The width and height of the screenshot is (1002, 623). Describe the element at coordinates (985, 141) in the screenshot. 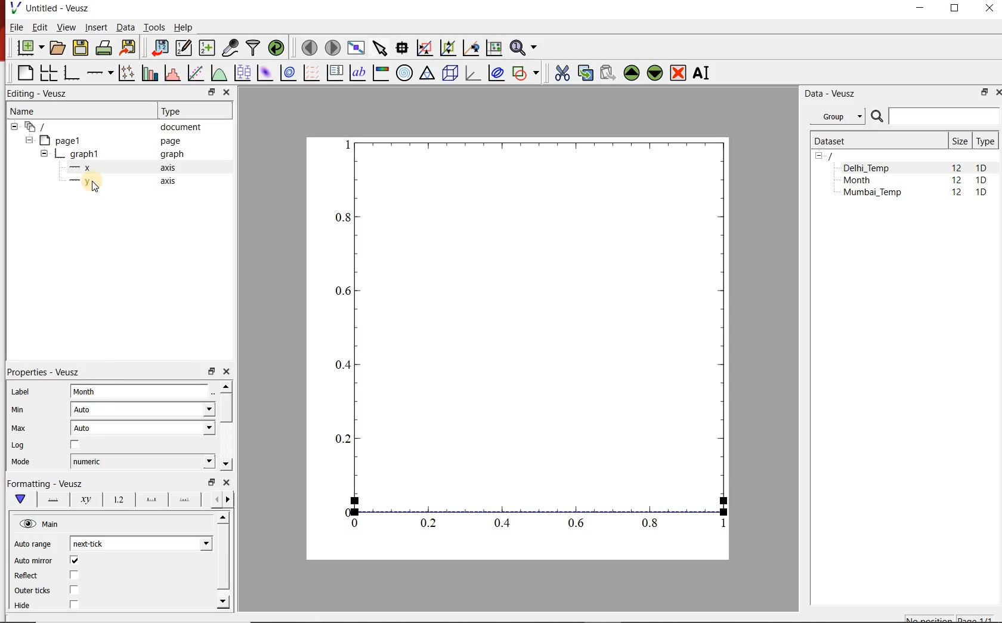

I see `Type` at that location.